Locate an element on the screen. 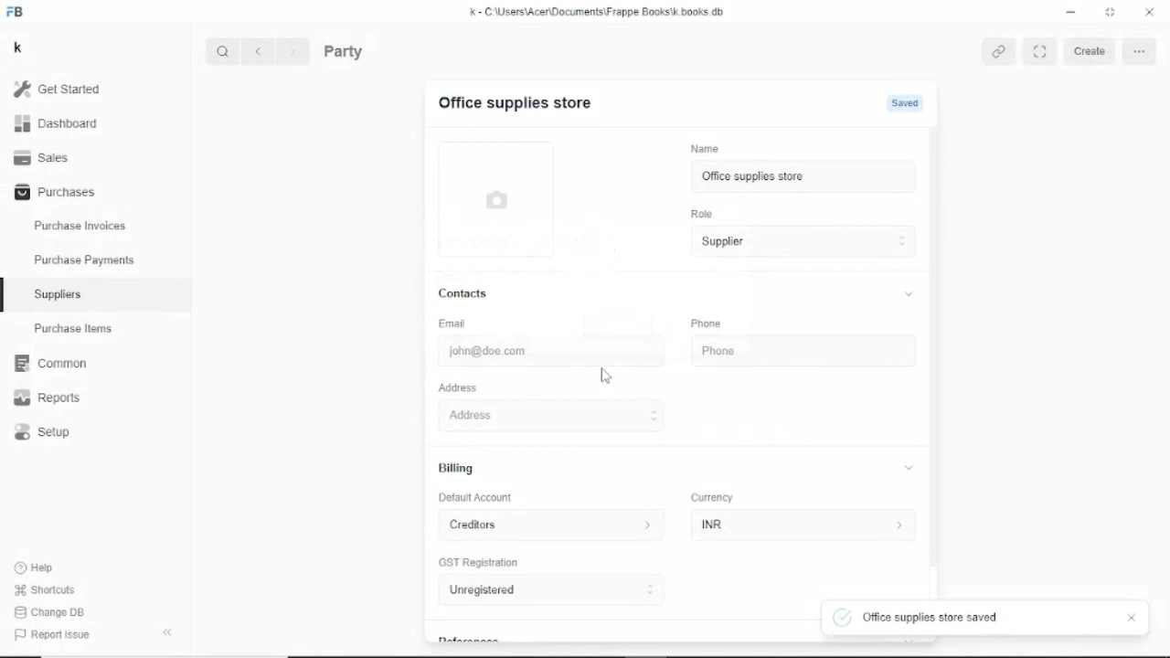 This screenshot has width=1170, height=658. Close is located at coordinates (1149, 12).